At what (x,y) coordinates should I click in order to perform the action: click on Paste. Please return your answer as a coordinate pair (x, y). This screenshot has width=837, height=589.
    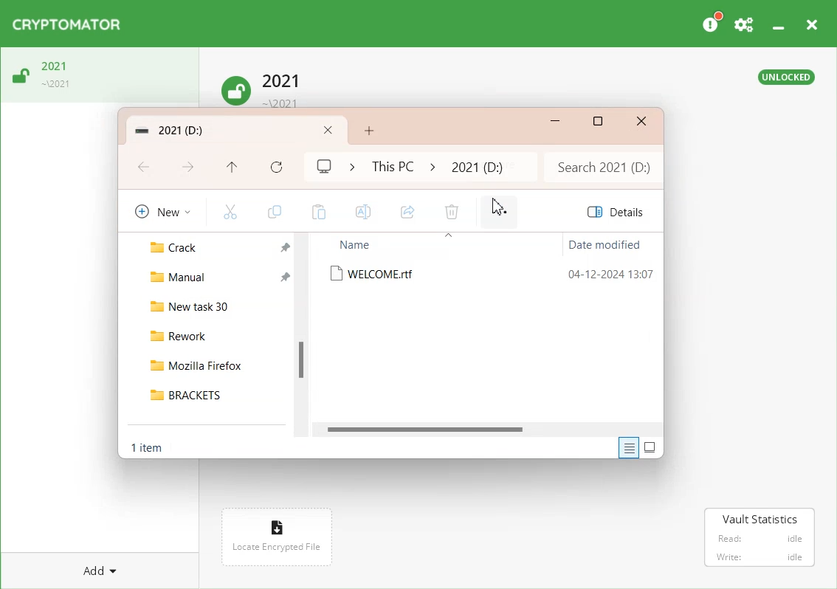
    Looking at the image, I should click on (319, 211).